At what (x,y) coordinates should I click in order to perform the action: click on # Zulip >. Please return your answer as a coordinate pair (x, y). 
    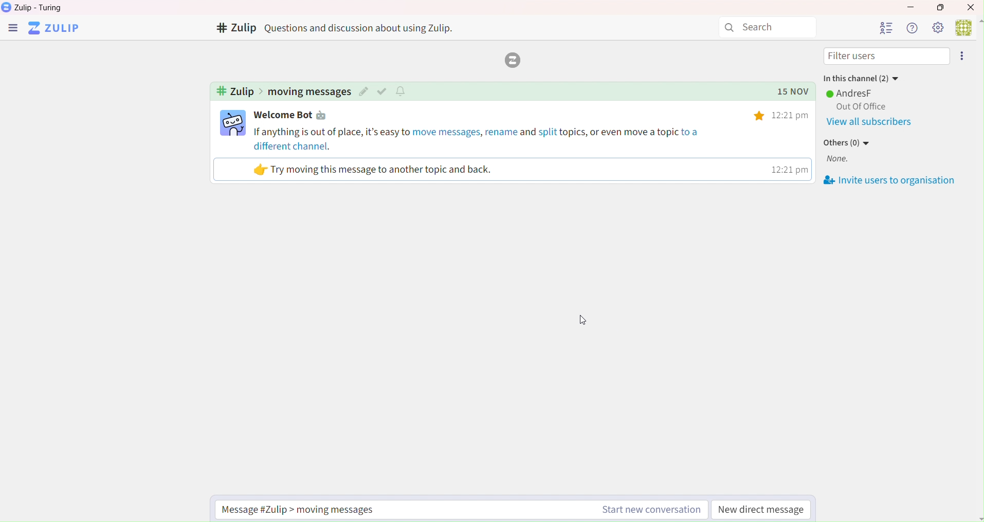
    Looking at the image, I should click on (238, 92).